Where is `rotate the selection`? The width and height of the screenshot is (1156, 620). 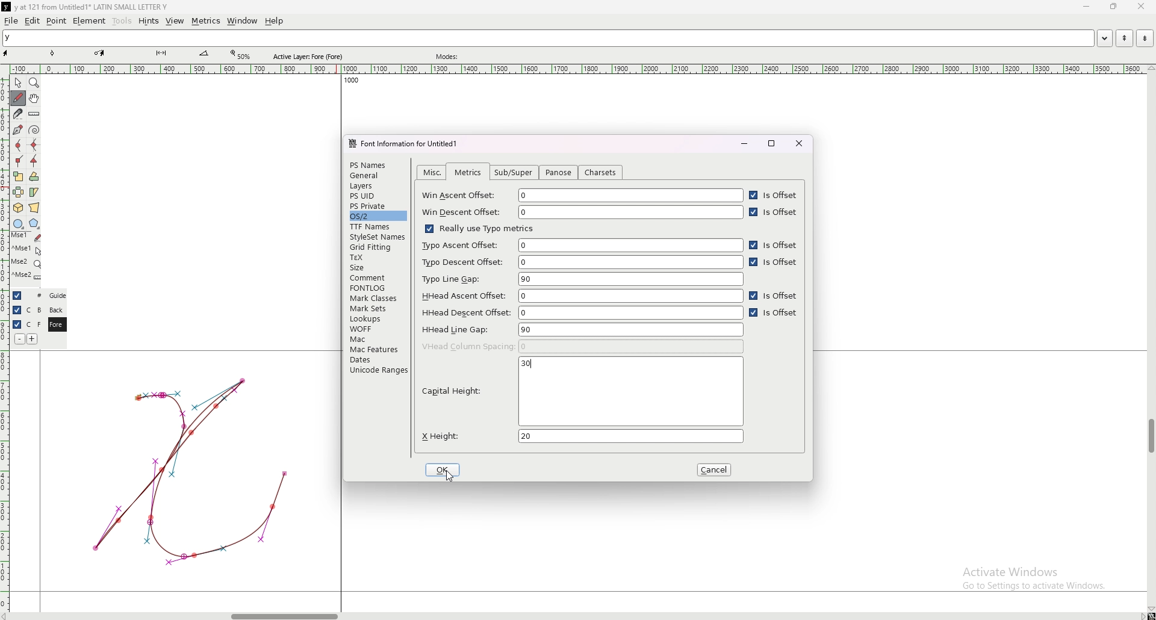 rotate the selection is located at coordinates (34, 177).